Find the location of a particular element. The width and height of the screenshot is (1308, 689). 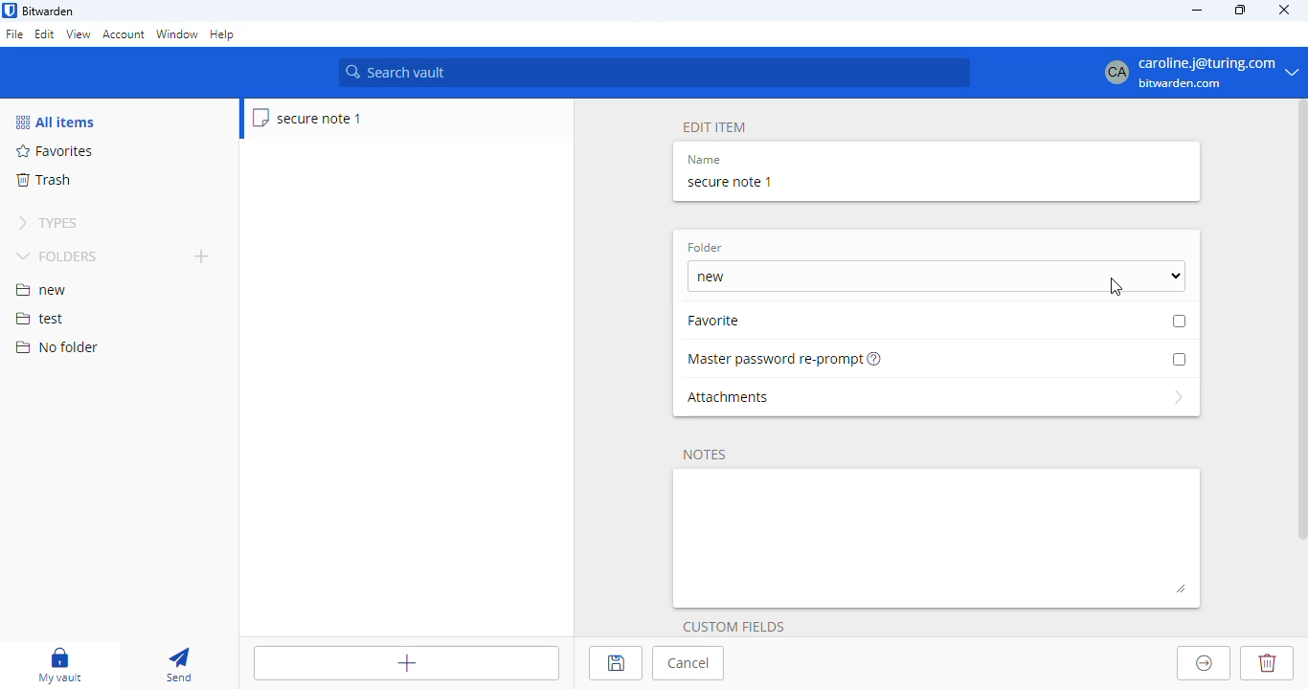

my vault is located at coordinates (59, 665).